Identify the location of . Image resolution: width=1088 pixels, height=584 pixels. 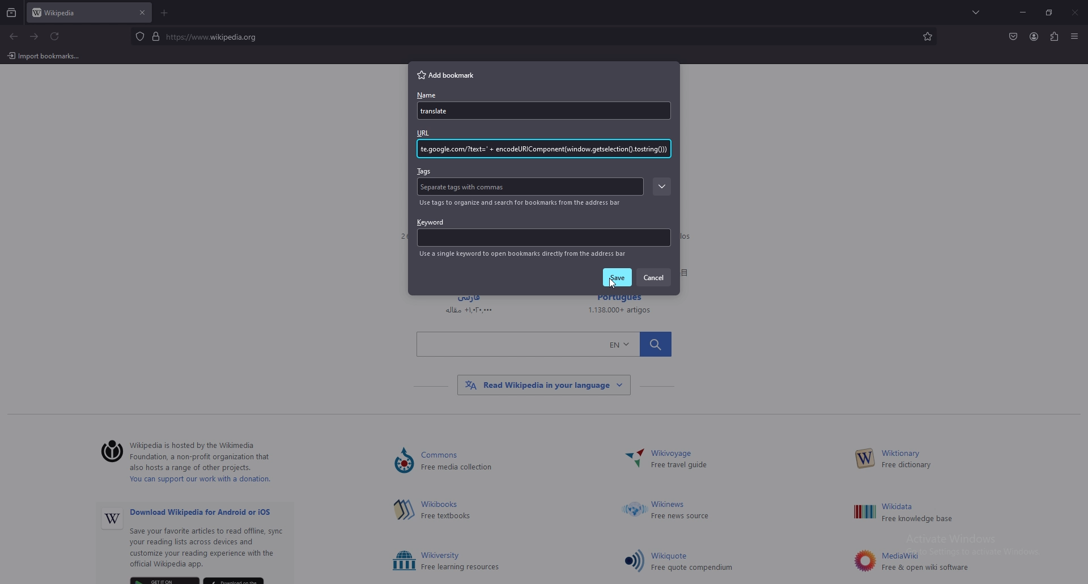
(695, 562).